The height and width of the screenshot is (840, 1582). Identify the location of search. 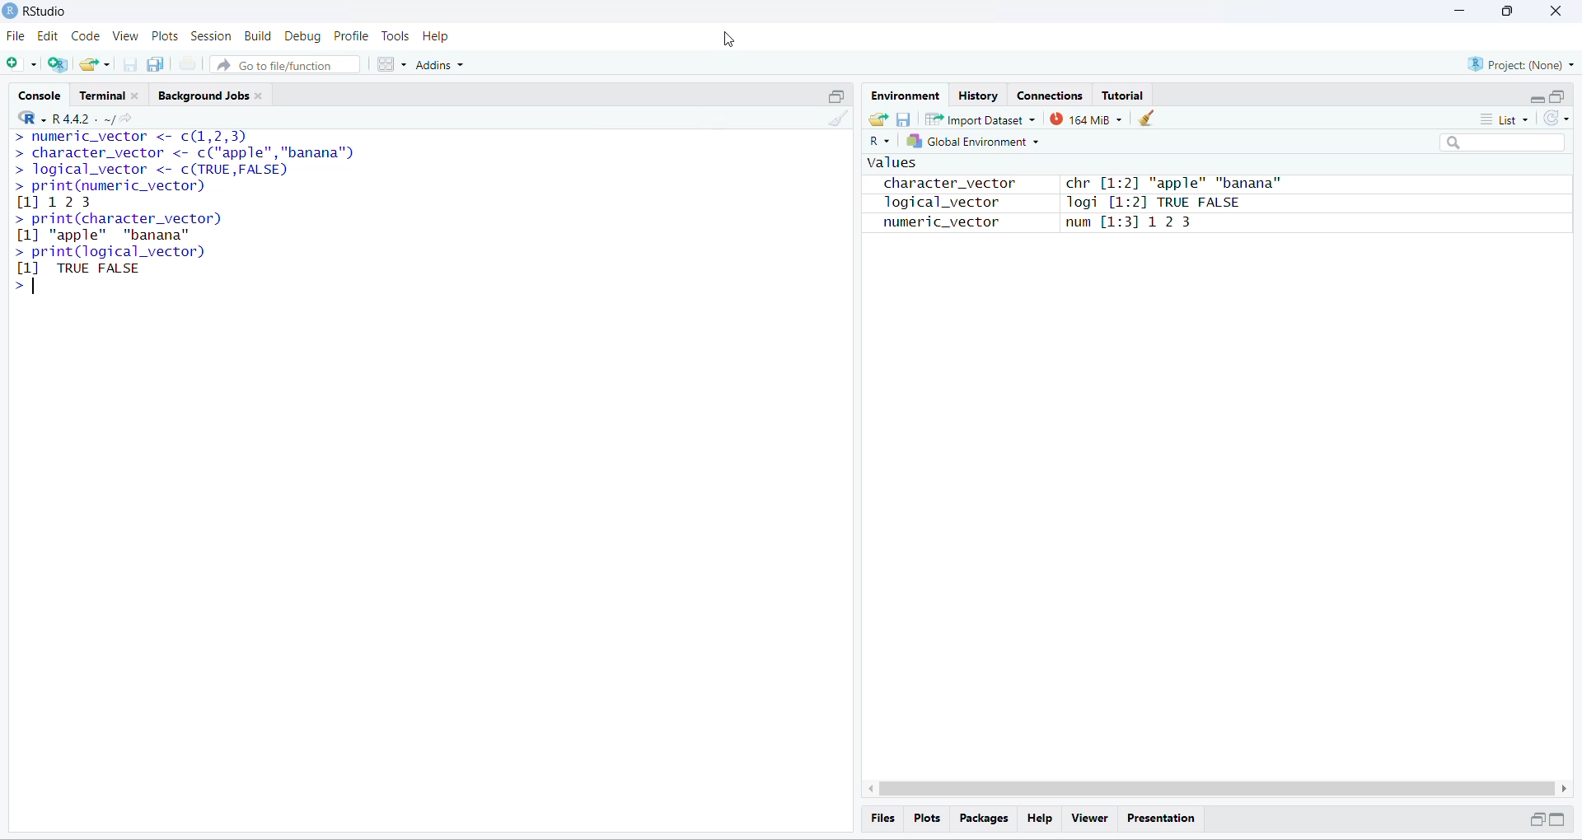
(1505, 143).